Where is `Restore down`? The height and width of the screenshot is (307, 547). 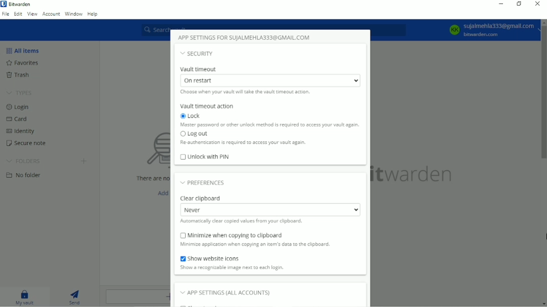
Restore down is located at coordinates (520, 4).